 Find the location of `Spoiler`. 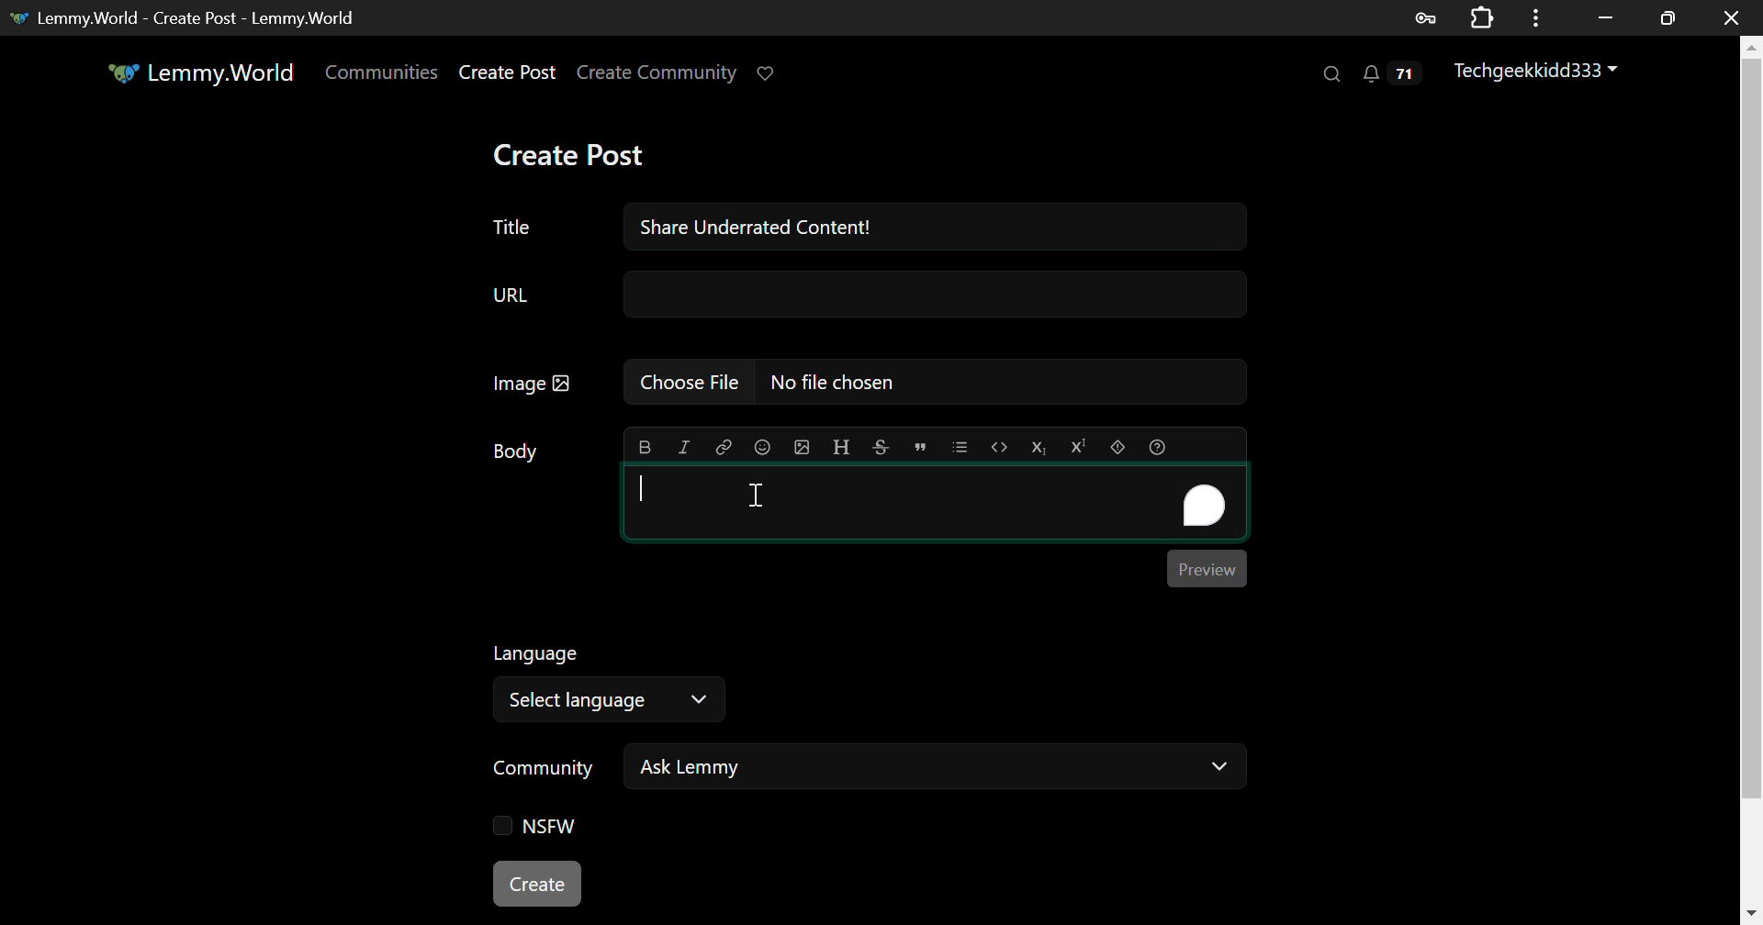

Spoiler is located at coordinates (1118, 448).